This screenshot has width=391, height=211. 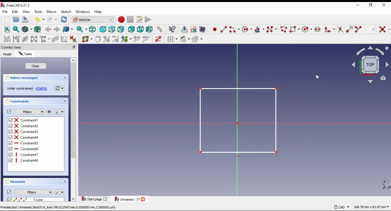 I want to click on constraints, so click(x=19, y=102).